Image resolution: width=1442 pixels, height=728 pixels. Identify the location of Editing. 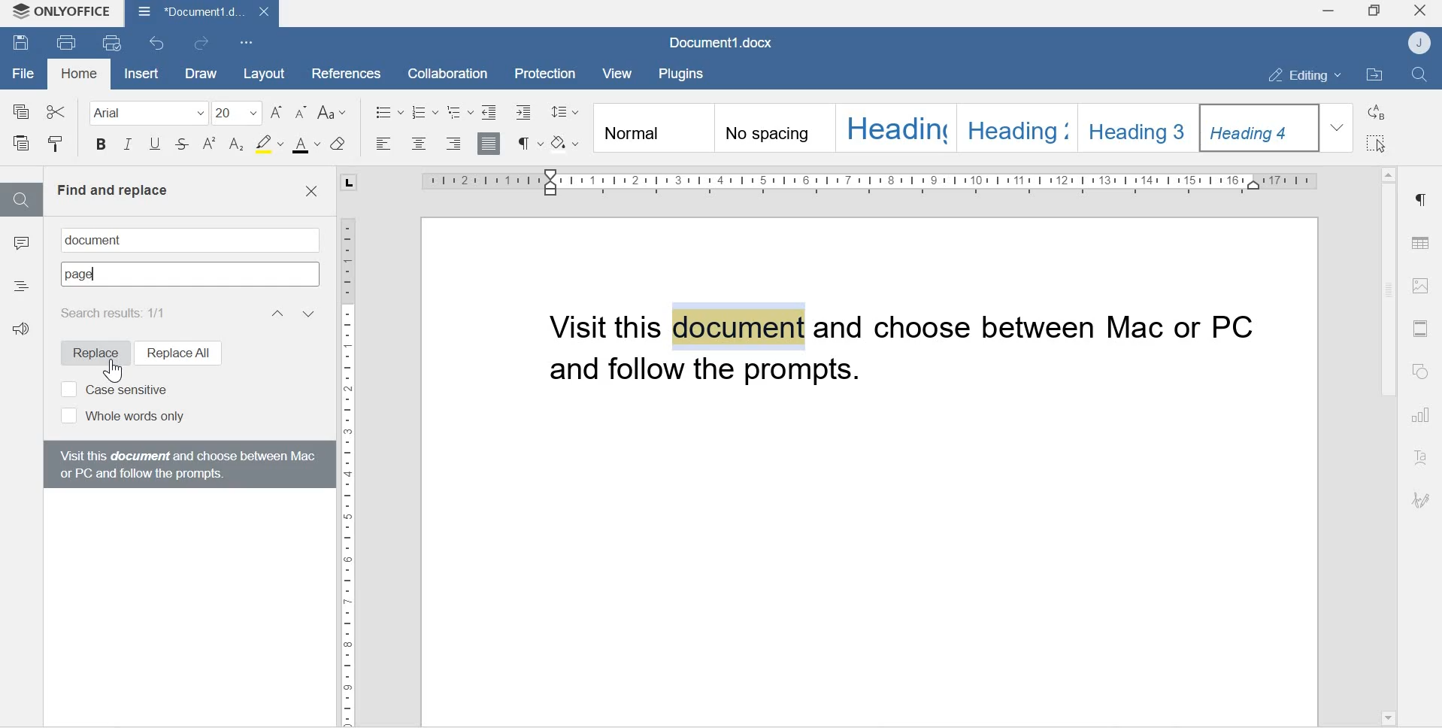
(1297, 74).